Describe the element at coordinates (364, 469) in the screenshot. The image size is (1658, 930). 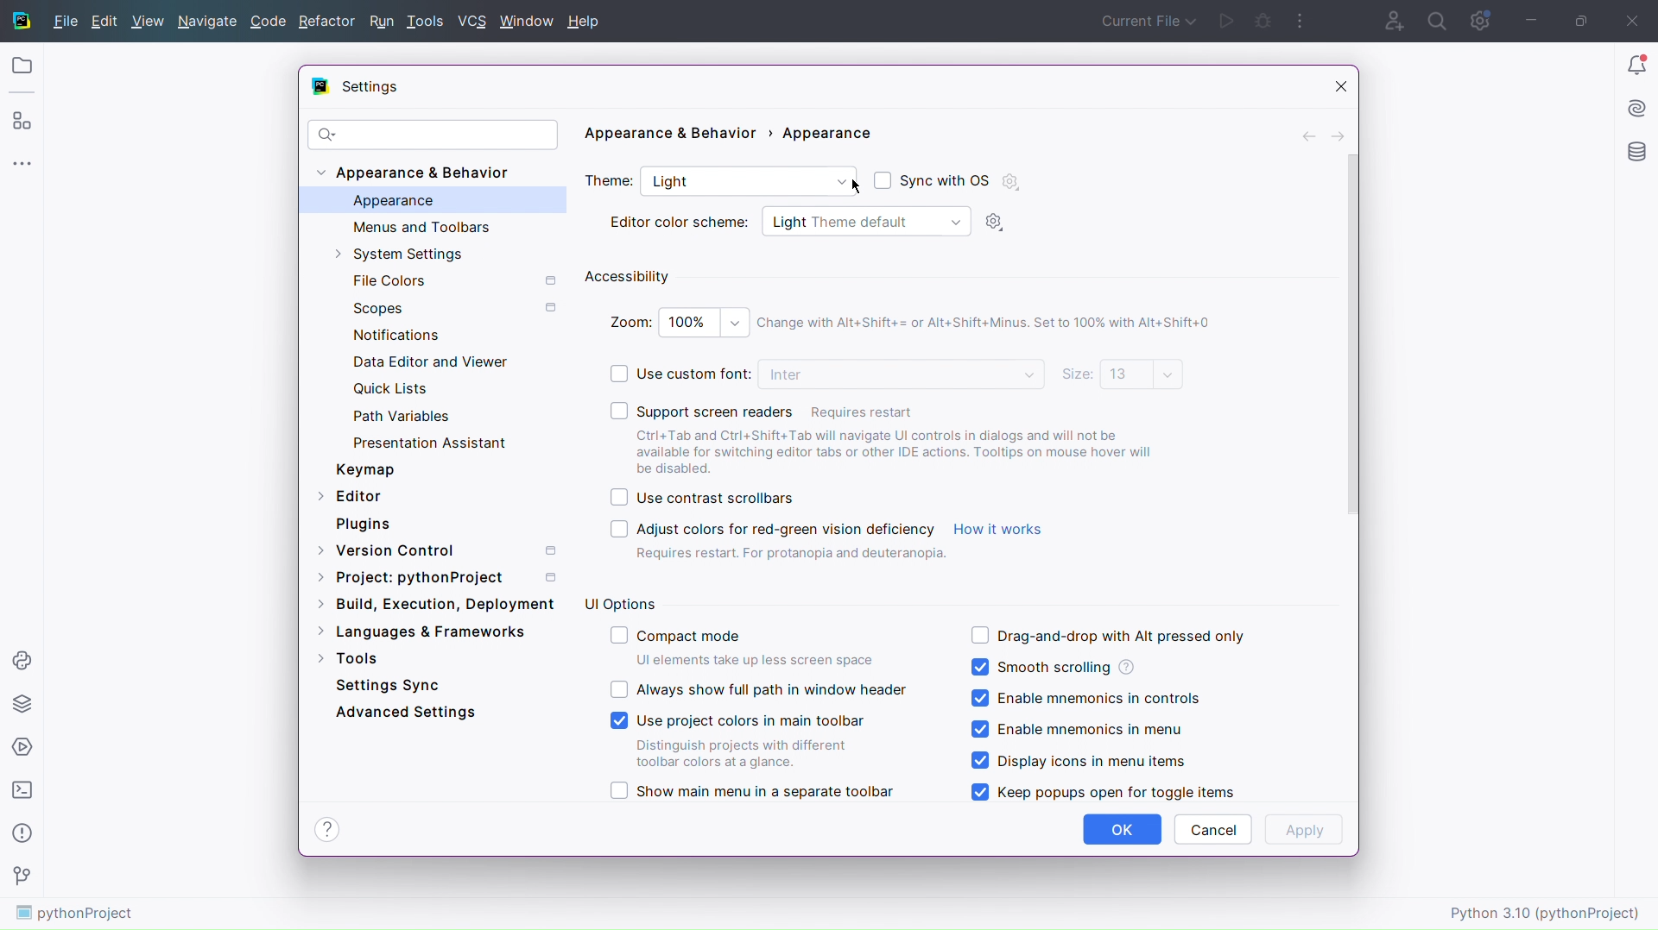
I see `Keymap` at that location.